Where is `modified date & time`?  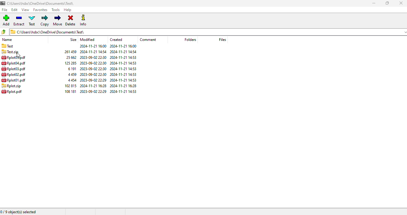
modified date & time is located at coordinates (93, 80).